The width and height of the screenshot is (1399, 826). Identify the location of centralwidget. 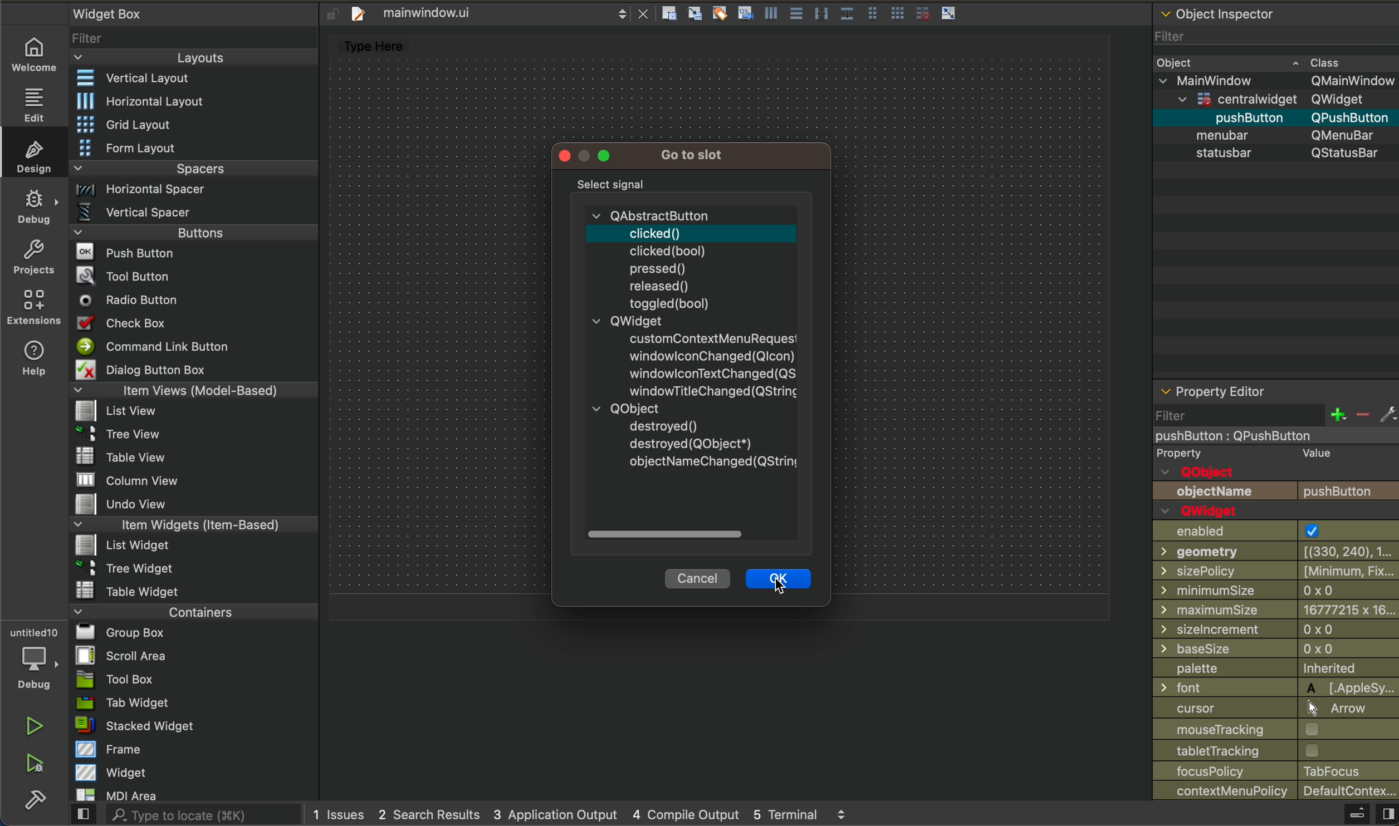
(1272, 100).